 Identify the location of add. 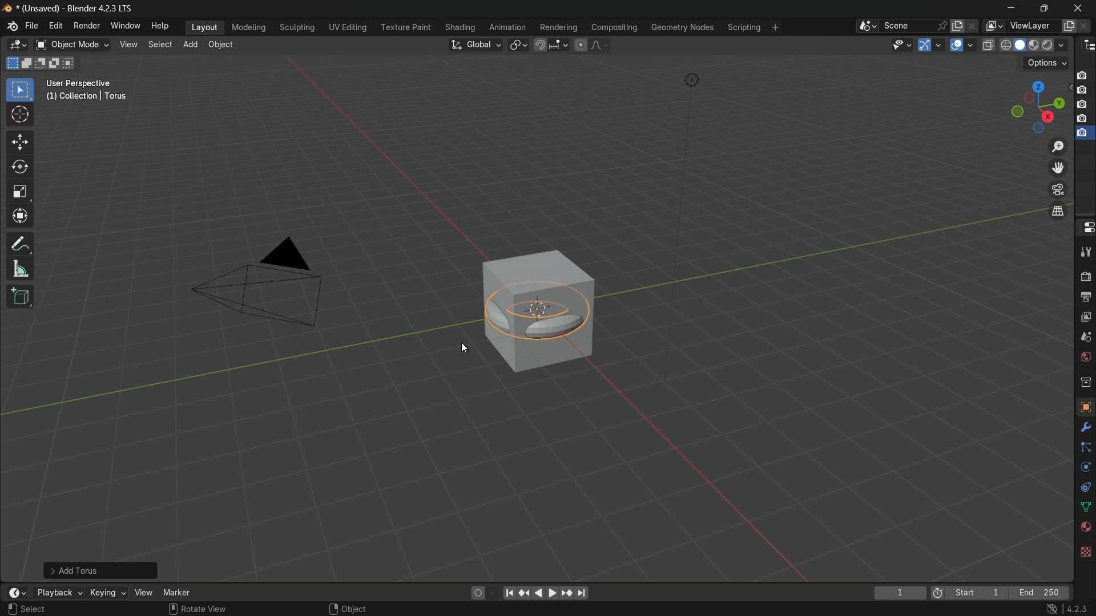
(190, 43).